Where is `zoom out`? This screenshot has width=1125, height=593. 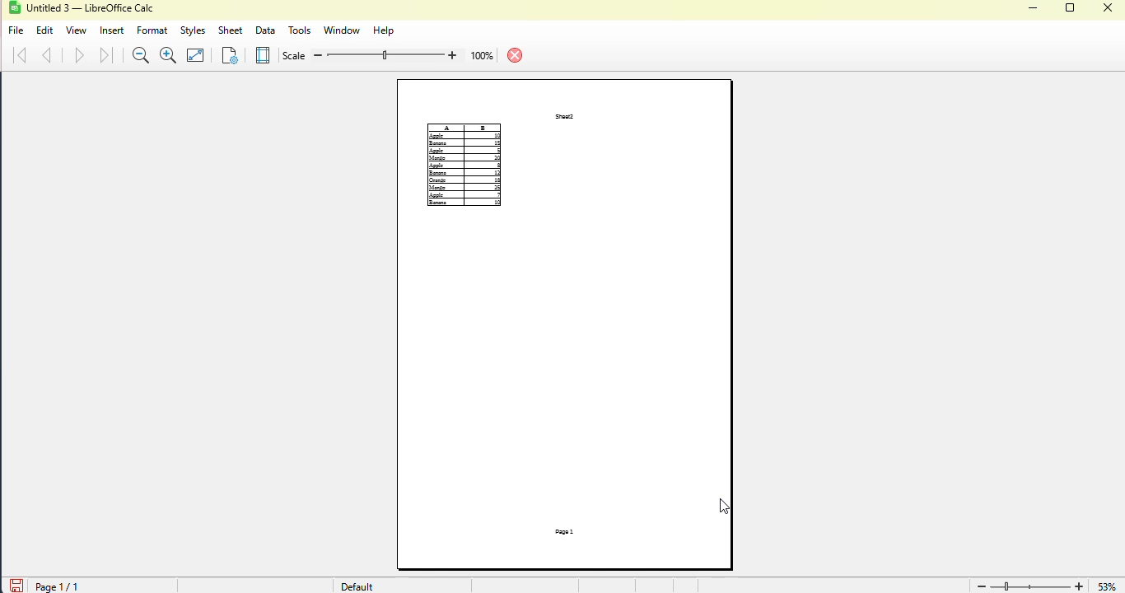
zoom out is located at coordinates (980, 586).